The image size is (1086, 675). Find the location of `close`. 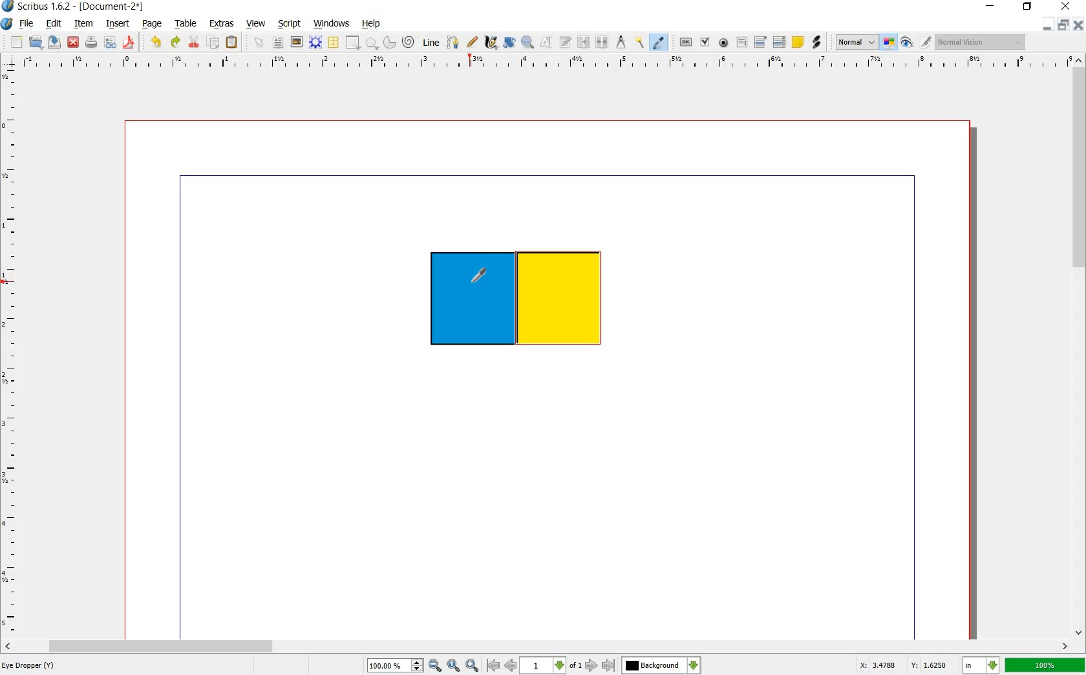

close is located at coordinates (1080, 25).